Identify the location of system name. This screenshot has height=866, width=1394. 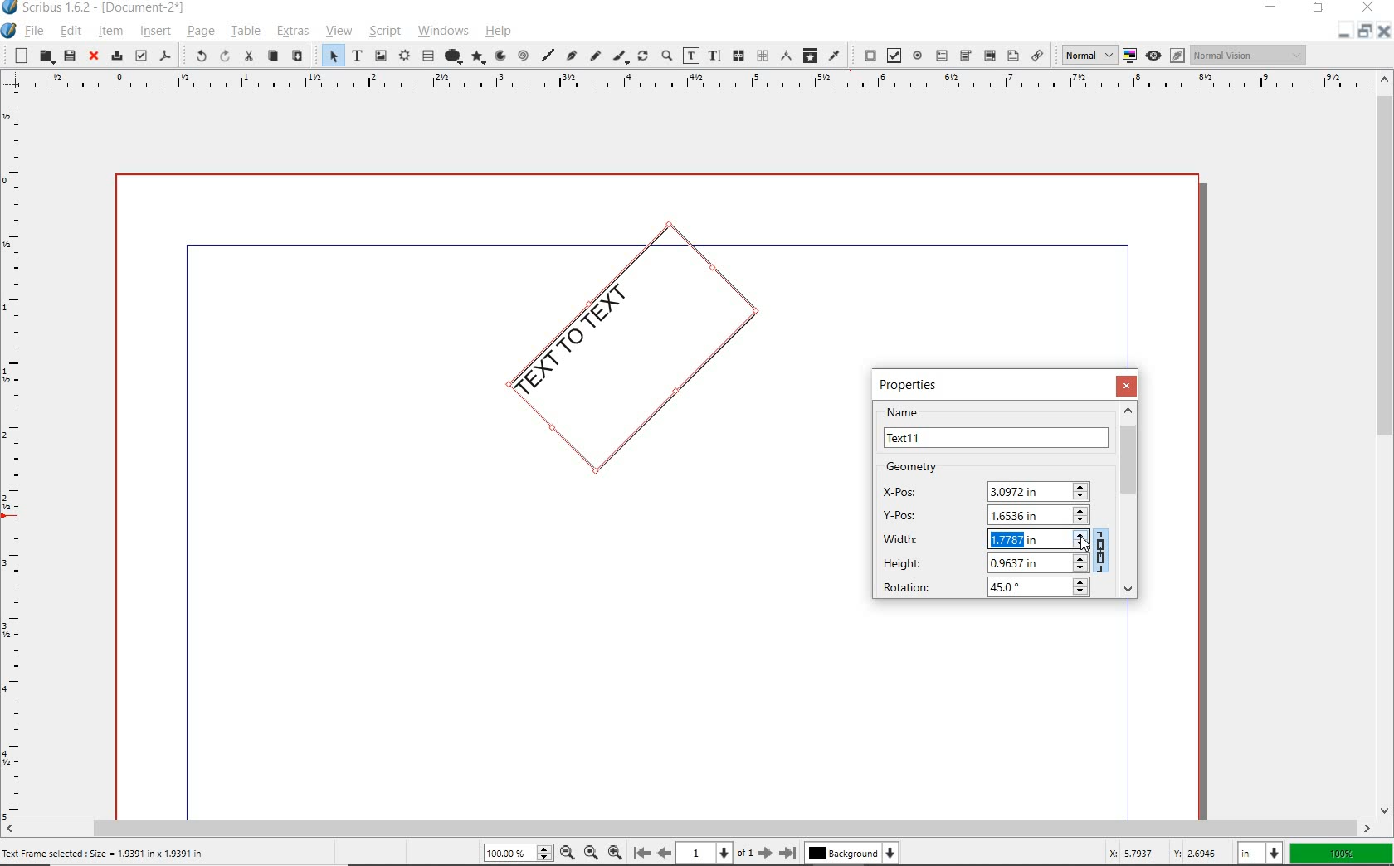
(107, 8).